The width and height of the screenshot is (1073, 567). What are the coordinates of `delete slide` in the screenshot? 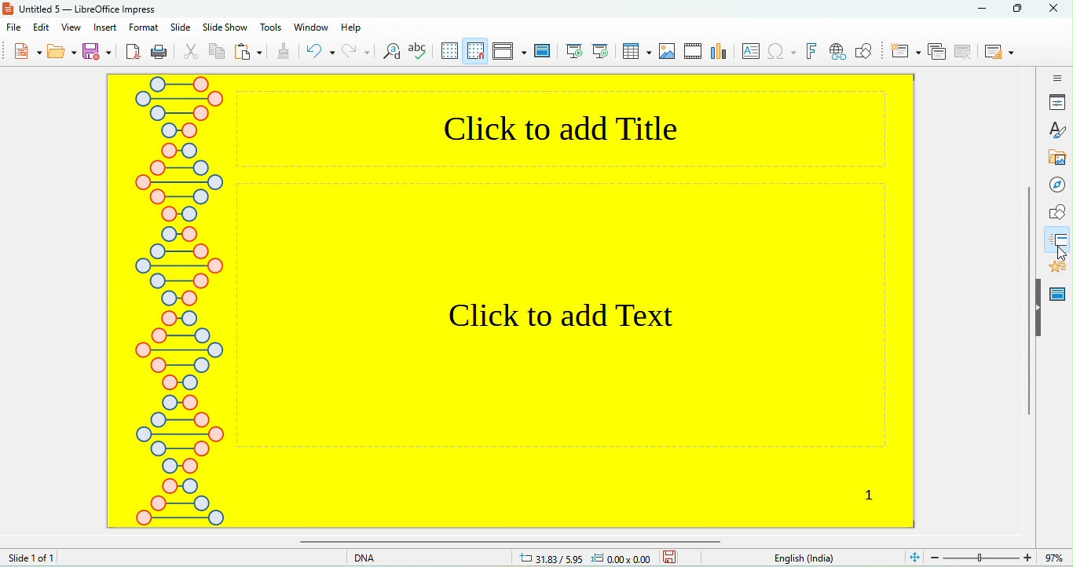 It's located at (963, 53).